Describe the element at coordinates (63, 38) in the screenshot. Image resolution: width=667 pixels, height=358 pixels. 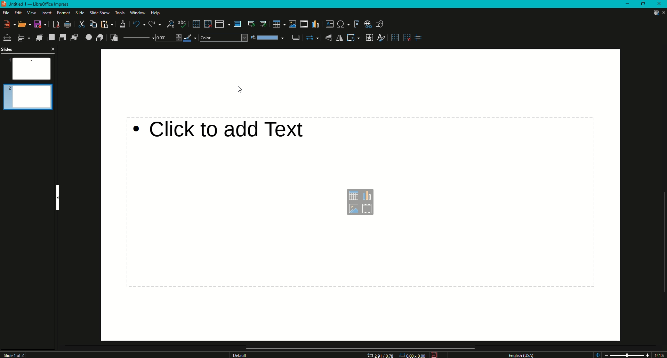
I see `Send Backward` at that location.